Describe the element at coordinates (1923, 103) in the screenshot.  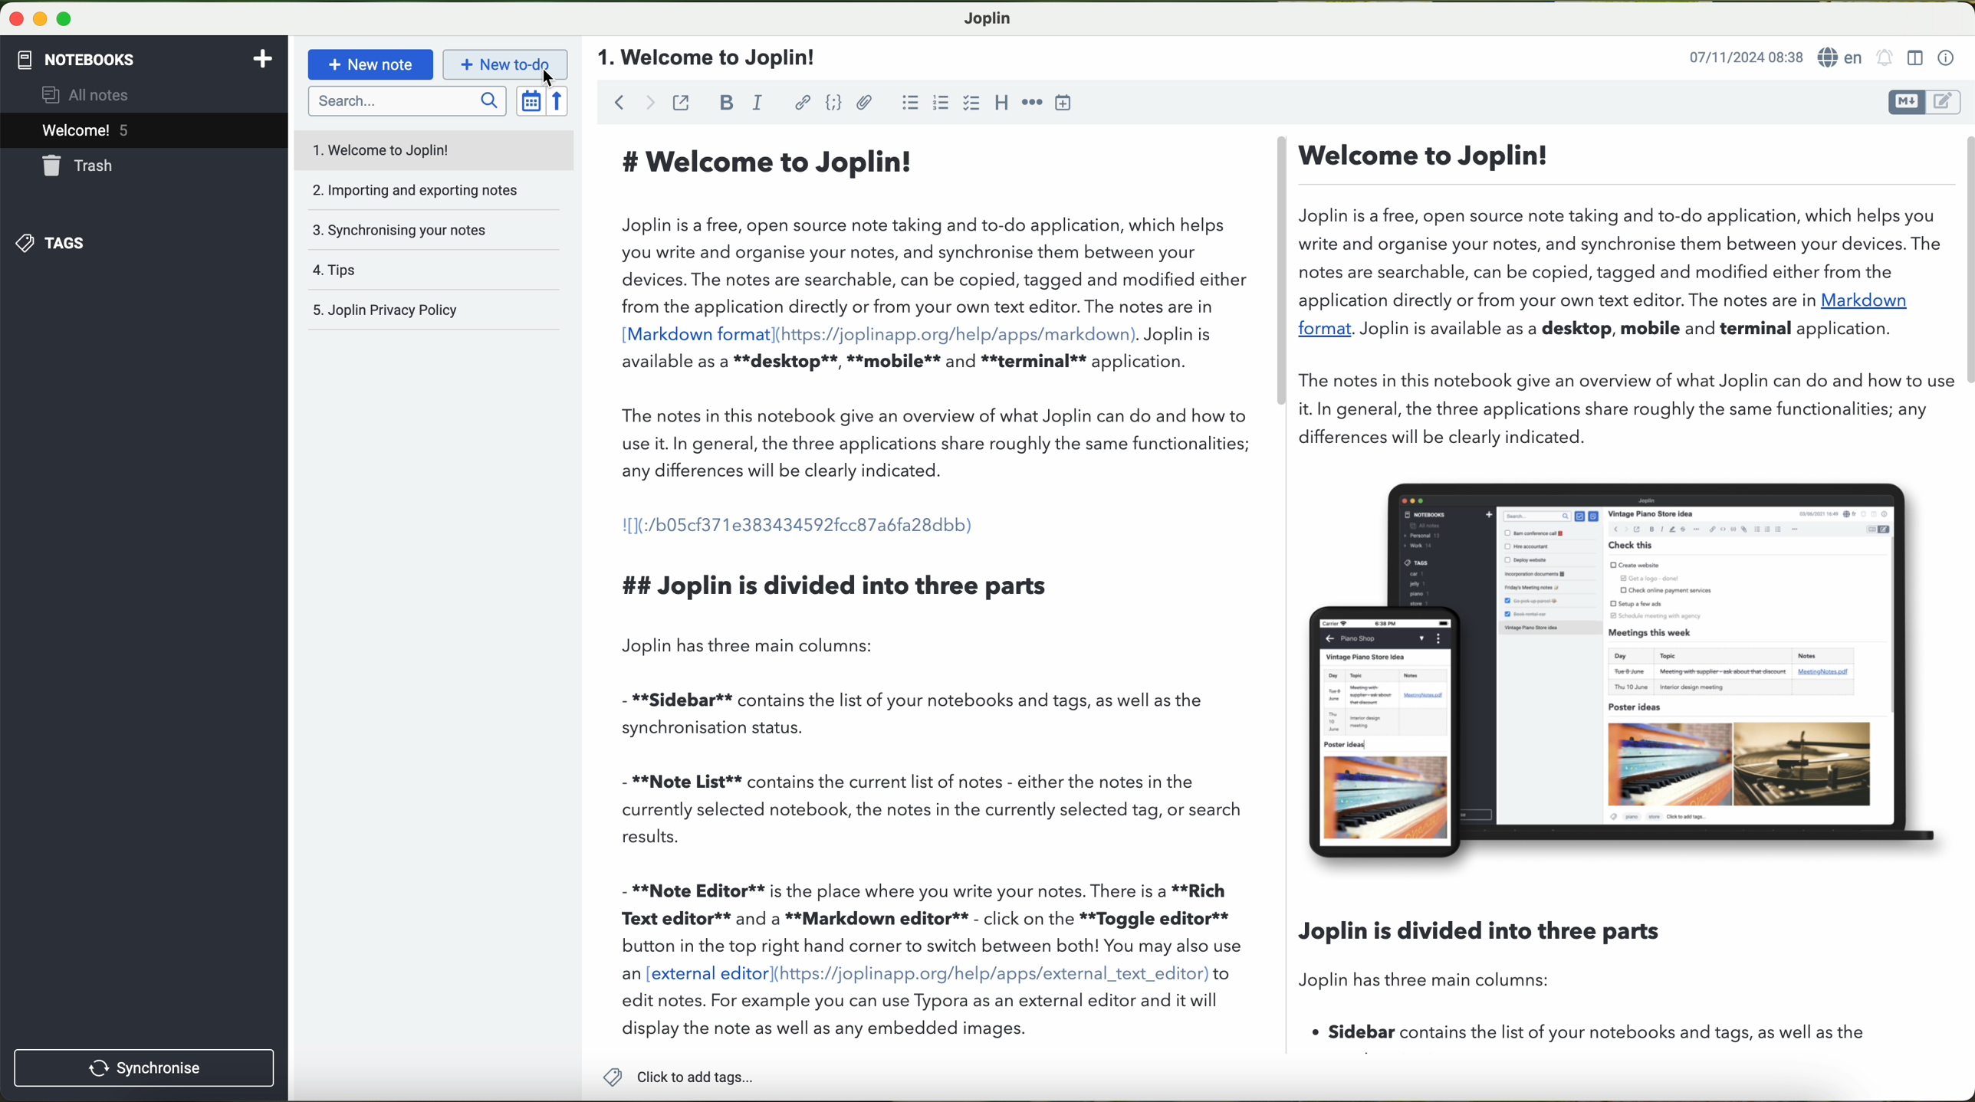
I see `toggle editors` at that location.